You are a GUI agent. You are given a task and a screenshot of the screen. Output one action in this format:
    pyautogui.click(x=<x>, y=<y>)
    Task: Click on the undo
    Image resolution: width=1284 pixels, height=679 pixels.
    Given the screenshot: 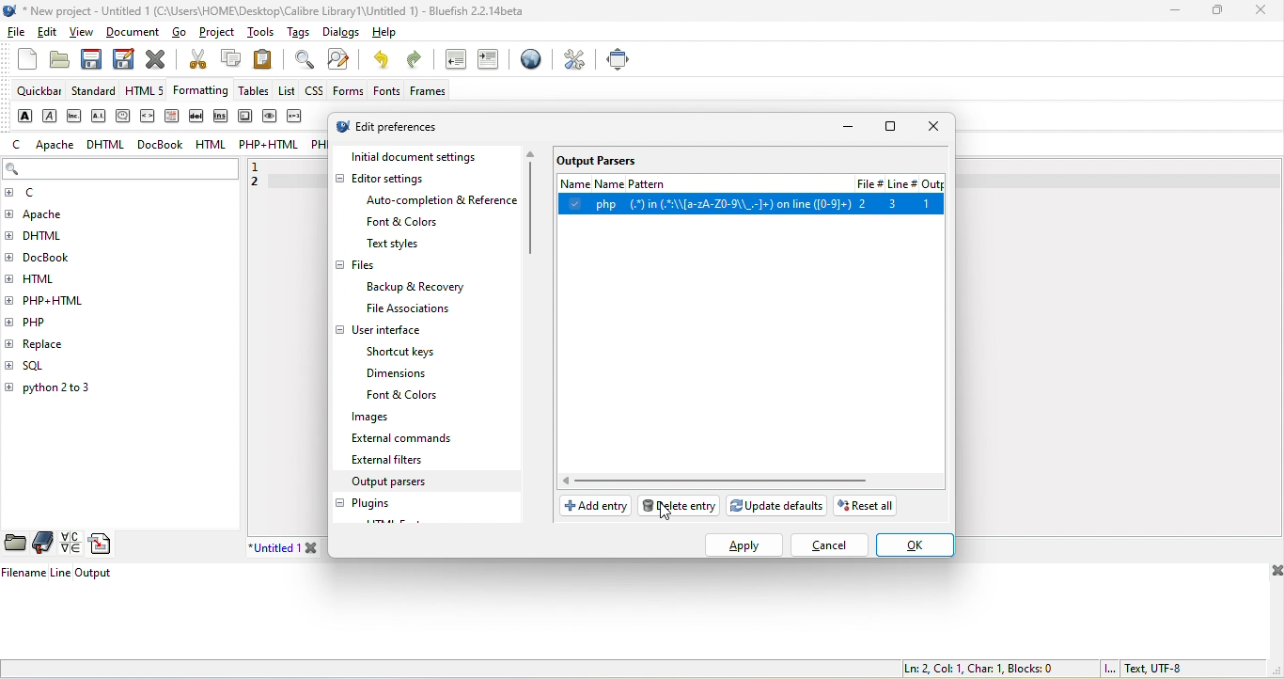 What is the action you would take?
    pyautogui.click(x=384, y=61)
    